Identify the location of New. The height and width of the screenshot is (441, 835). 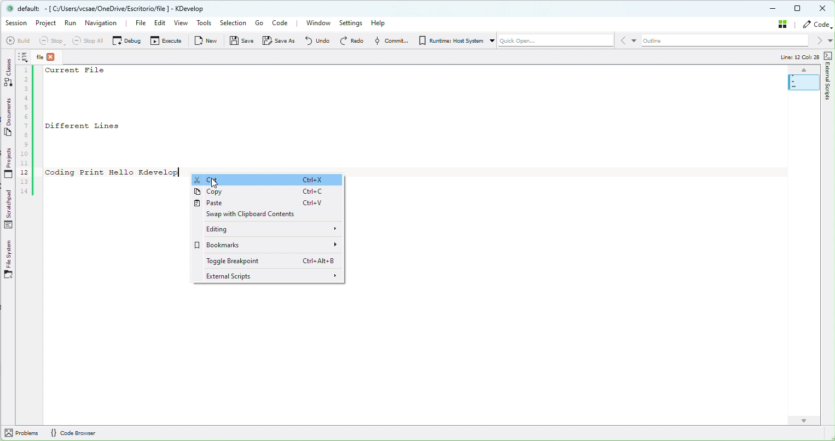
(203, 40).